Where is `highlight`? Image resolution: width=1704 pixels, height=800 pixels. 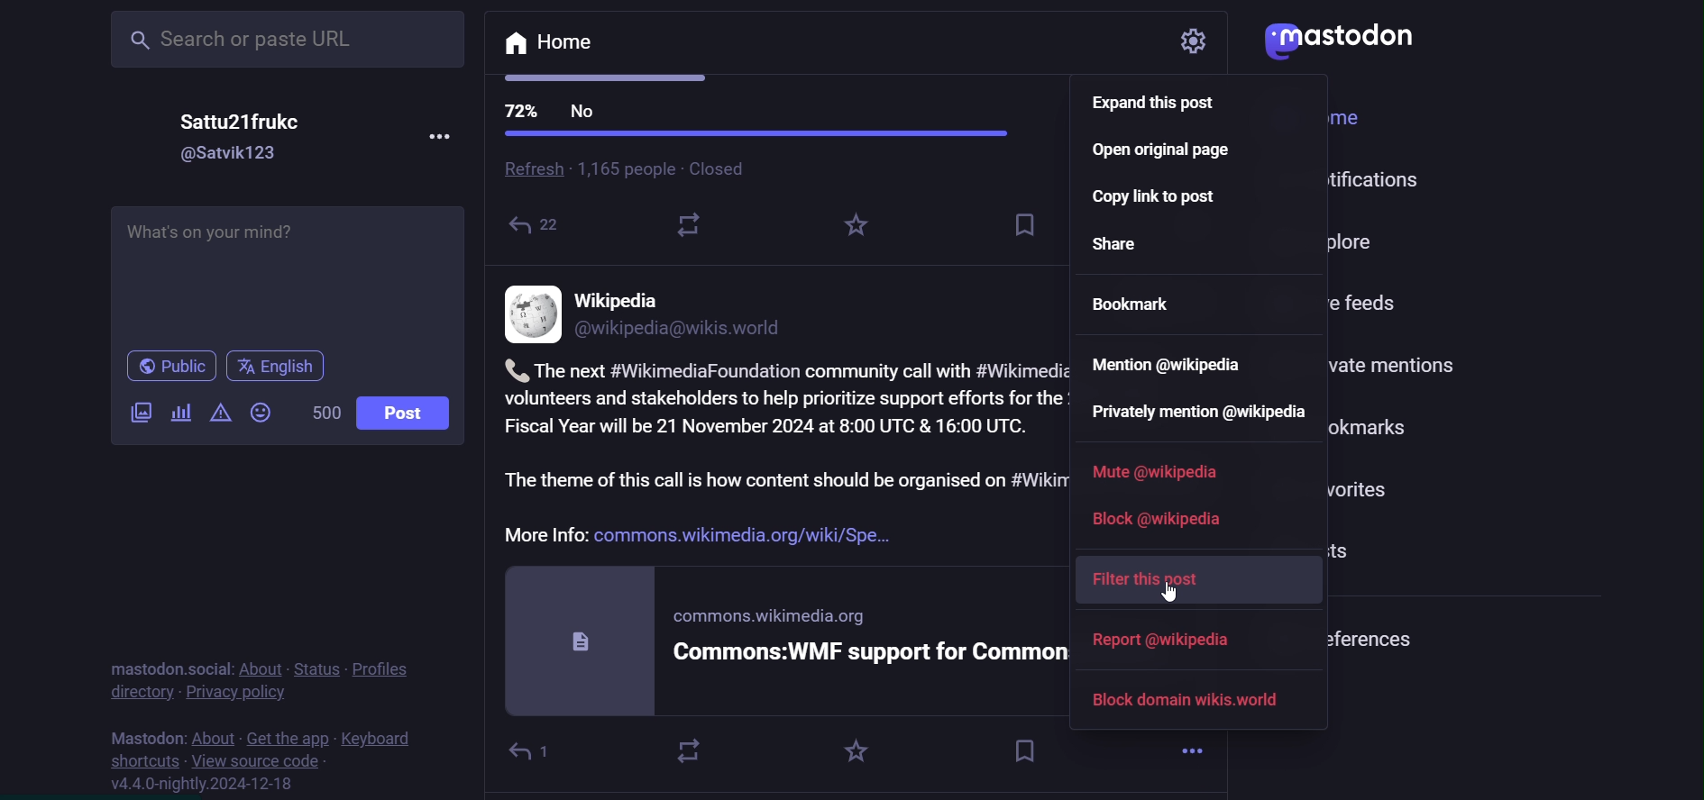
highlight is located at coordinates (854, 232).